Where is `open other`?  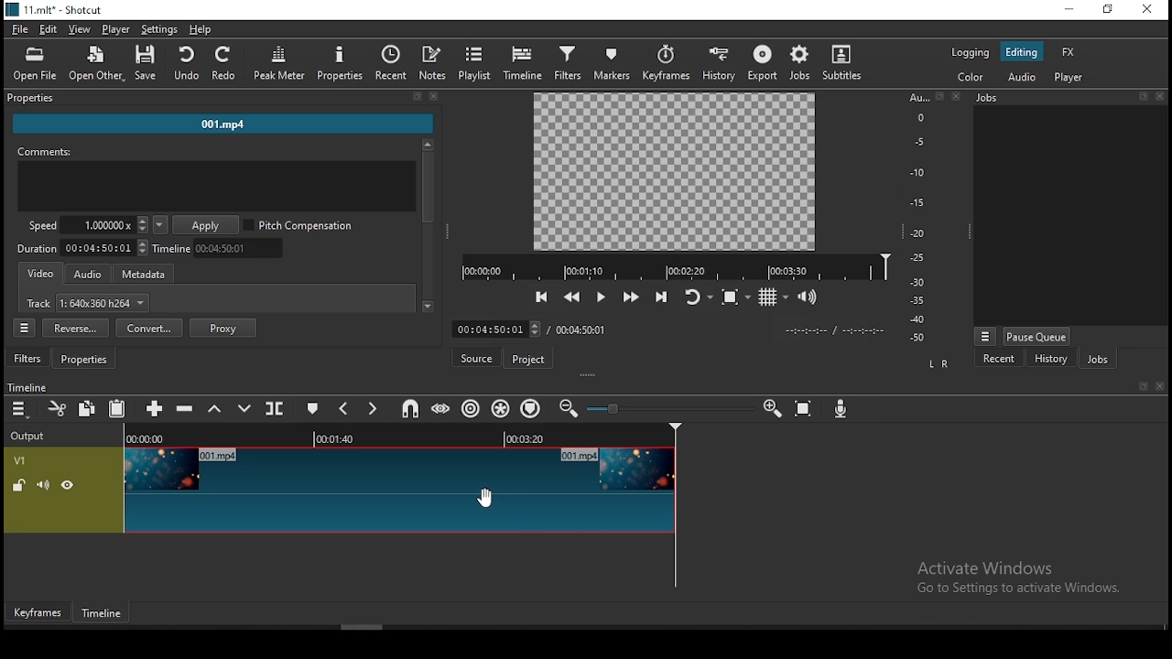 open other is located at coordinates (97, 61).